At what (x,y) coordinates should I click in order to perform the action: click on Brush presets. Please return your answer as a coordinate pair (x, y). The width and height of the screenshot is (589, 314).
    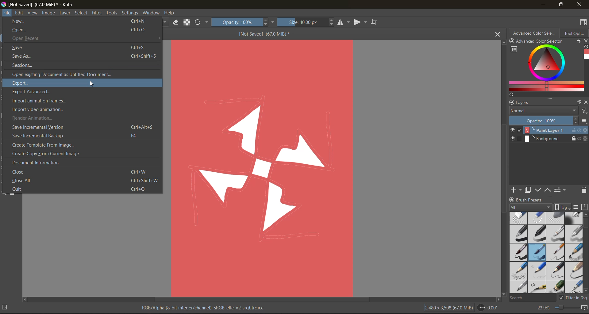
    Looking at the image, I should click on (539, 200).